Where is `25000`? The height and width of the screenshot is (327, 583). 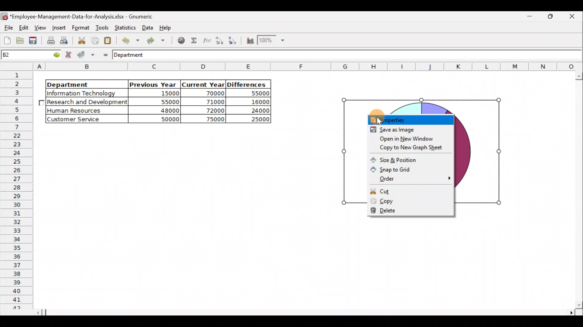 25000 is located at coordinates (253, 120).